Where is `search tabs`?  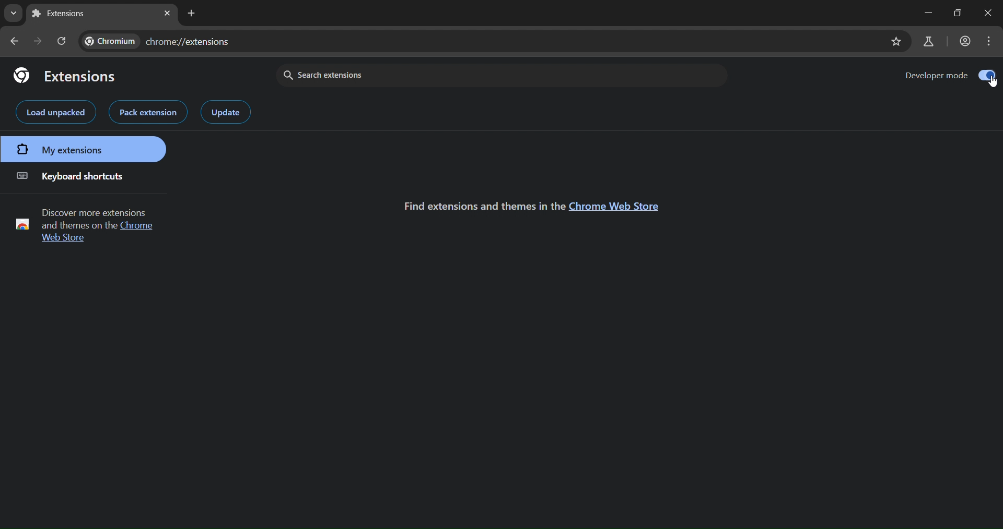 search tabs is located at coordinates (13, 11).